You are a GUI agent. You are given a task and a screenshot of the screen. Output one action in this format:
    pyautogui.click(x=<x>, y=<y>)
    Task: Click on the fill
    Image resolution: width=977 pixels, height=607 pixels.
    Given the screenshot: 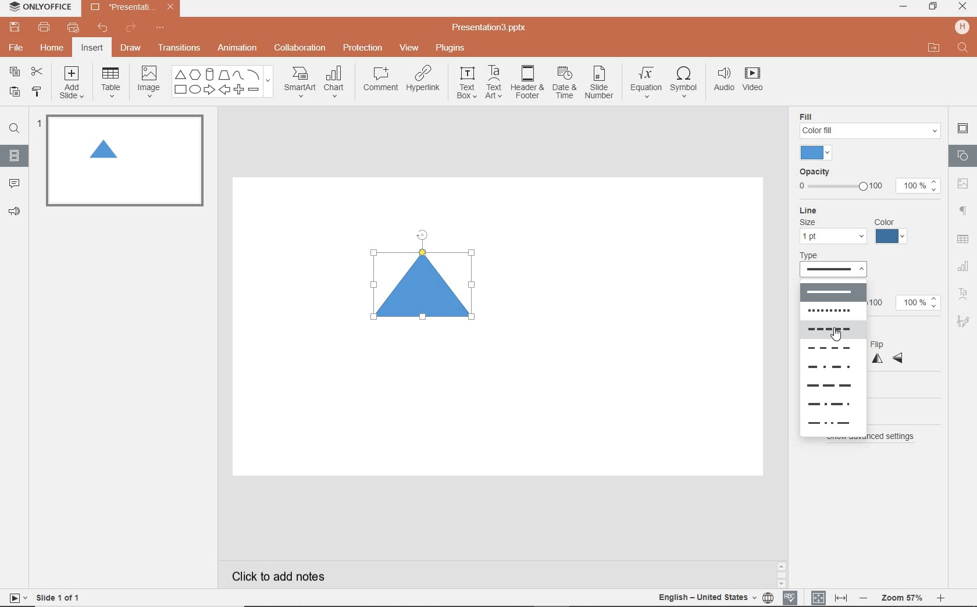 What is the action you would take?
    pyautogui.click(x=870, y=124)
    